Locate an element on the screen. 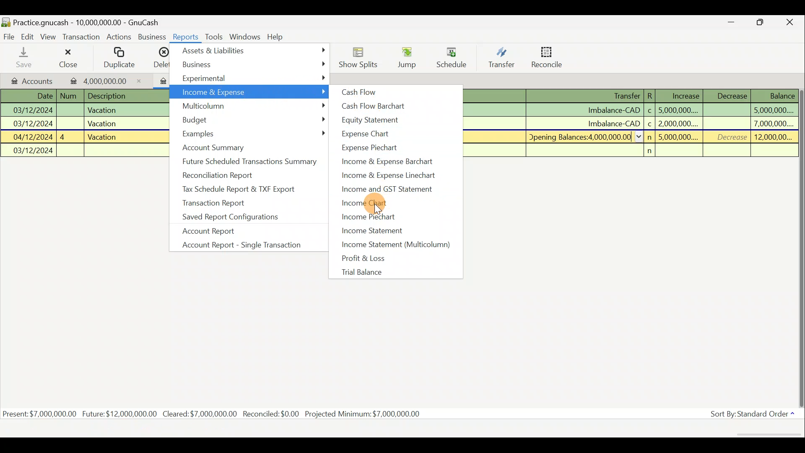 The image size is (805, 453). Cash flow barchart is located at coordinates (372, 106).